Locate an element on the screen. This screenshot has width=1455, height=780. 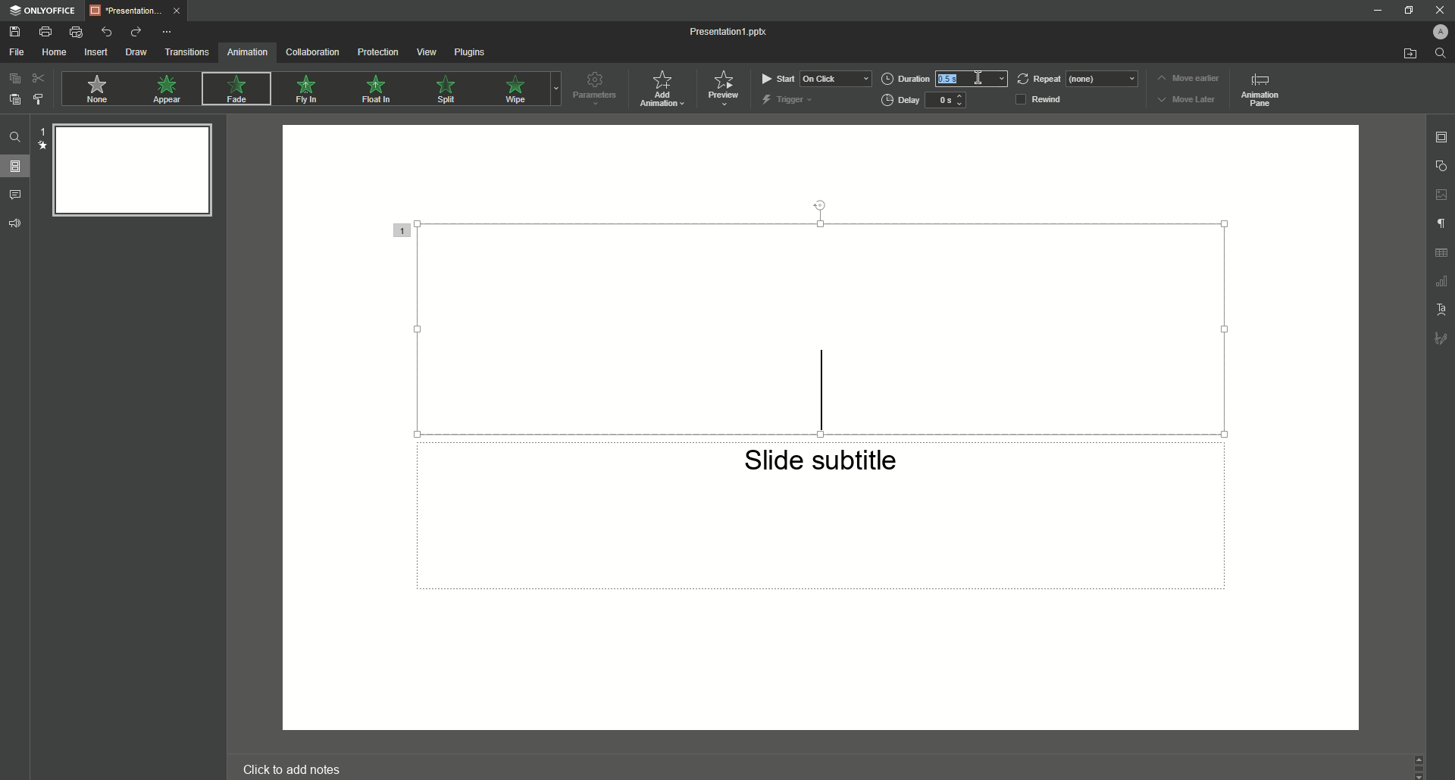
Repeat is located at coordinates (1076, 76).